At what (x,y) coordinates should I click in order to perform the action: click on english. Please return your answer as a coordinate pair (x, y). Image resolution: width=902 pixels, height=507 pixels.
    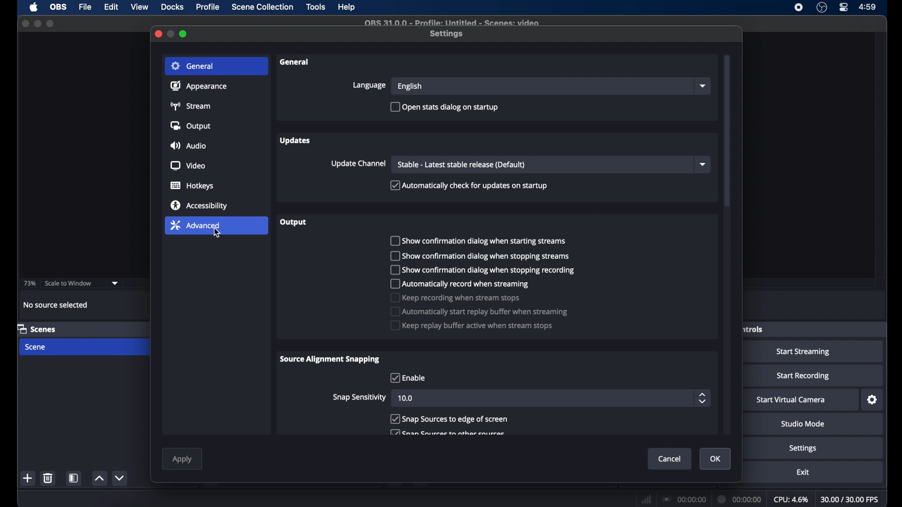
    Looking at the image, I should click on (409, 87).